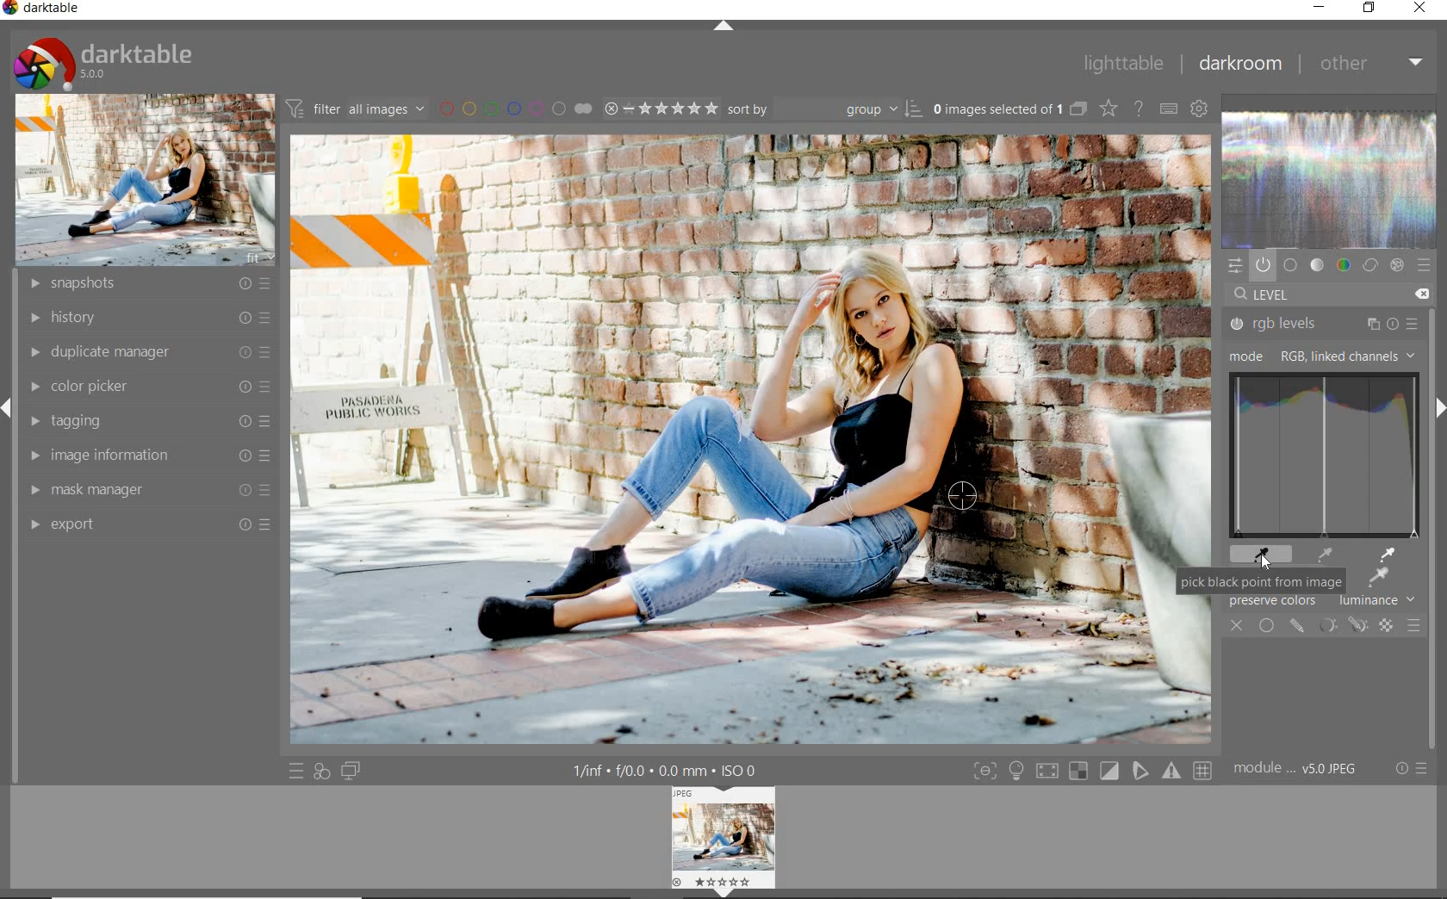 This screenshot has height=899, width=1447. What do you see at coordinates (1167, 108) in the screenshot?
I see `define keyboard shortcuts` at bounding box center [1167, 108].